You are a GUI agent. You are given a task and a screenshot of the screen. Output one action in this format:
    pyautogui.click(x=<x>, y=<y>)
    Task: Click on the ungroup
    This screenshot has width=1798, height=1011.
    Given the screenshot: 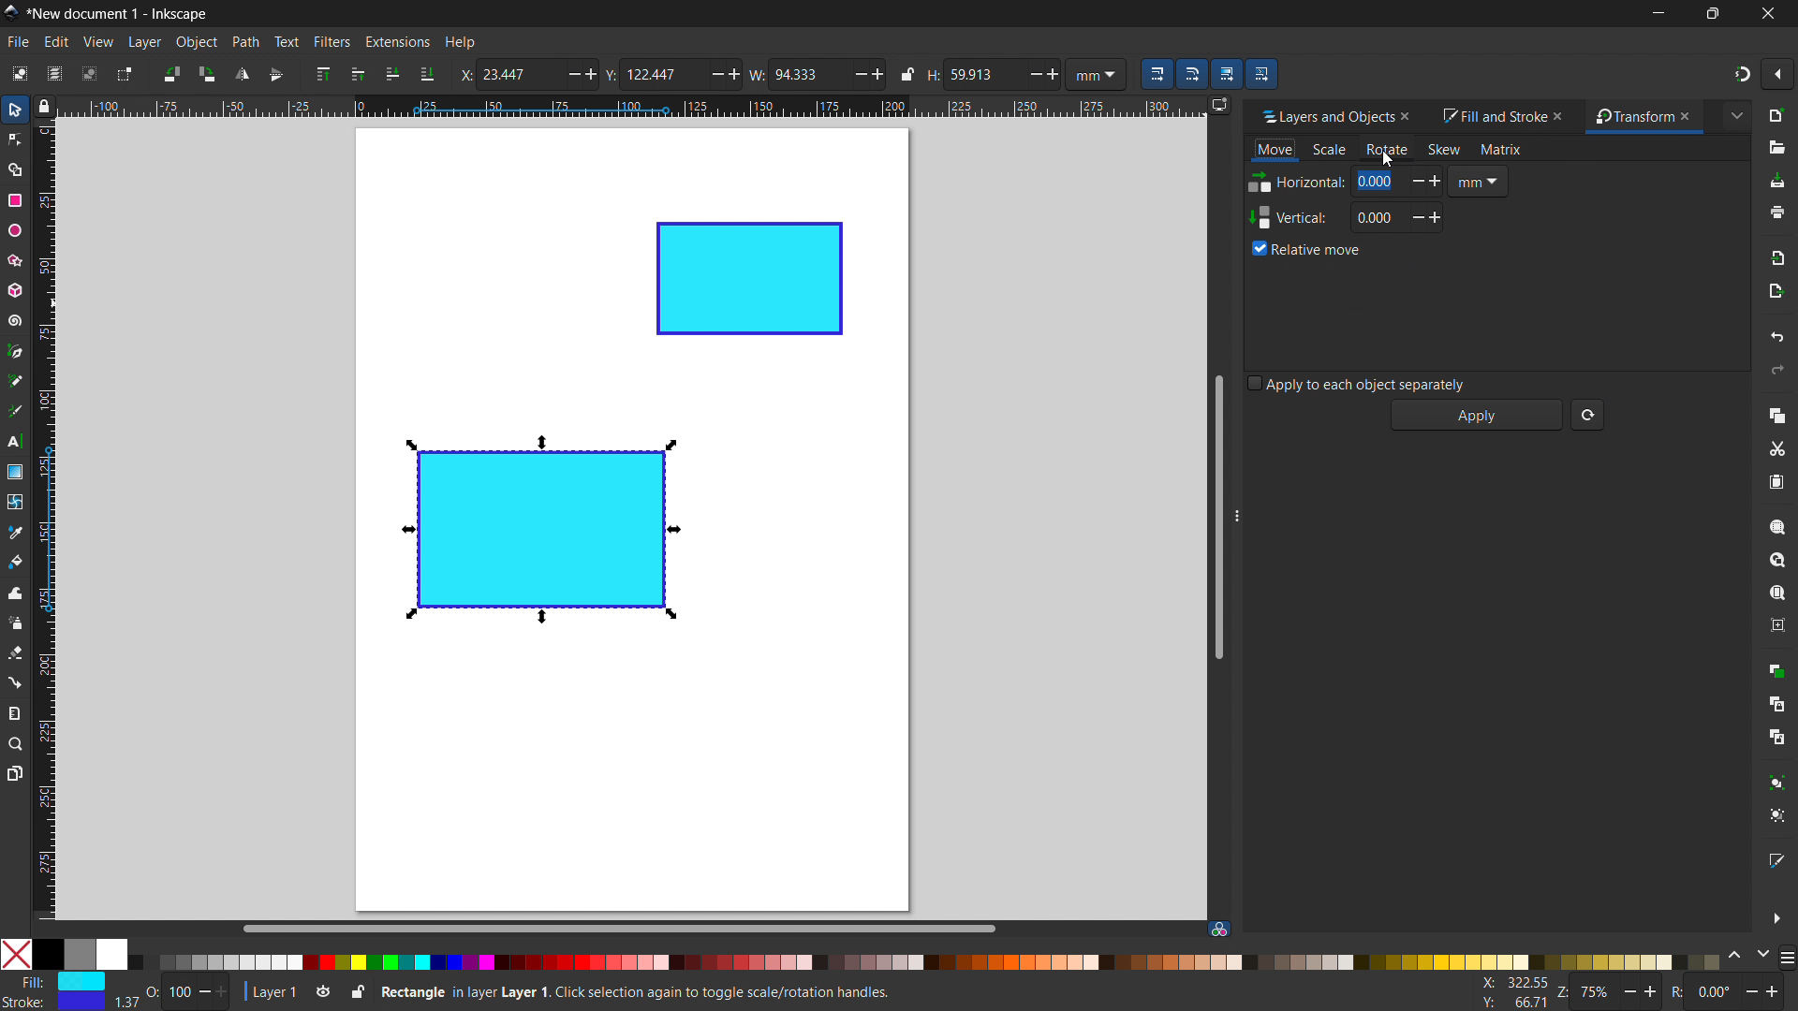 What is the action you would take?
    pyautogui.click(x=1779, y=815)
    